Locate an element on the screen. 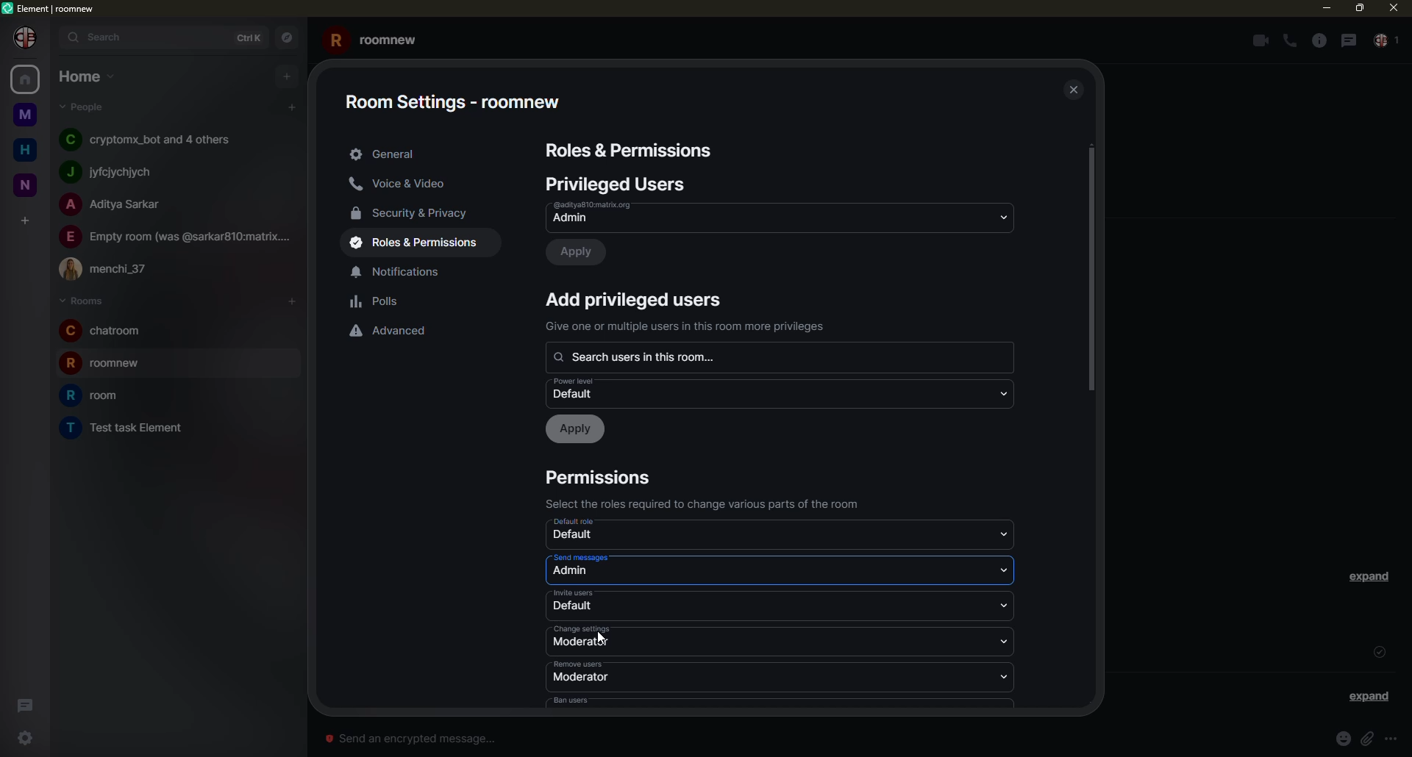 This screenshot has height=757, width=1412. drop is located at coordinates (1008, 606).